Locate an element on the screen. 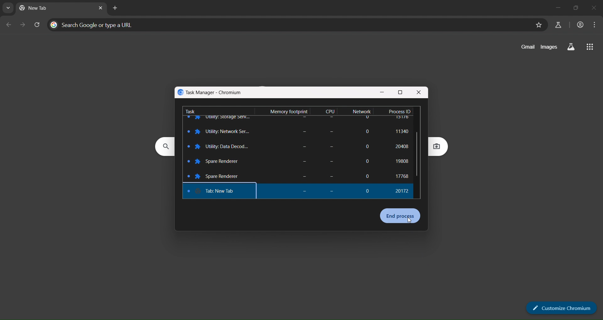  bookmark page is located at coordinates (538, 25).